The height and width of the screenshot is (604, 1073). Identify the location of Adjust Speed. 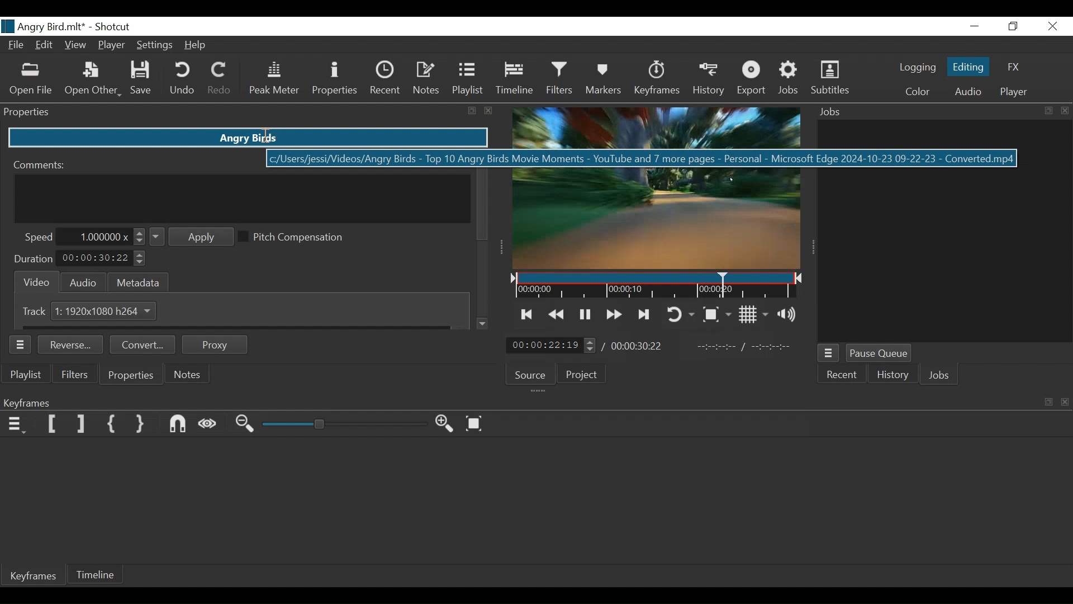
(106, 237).